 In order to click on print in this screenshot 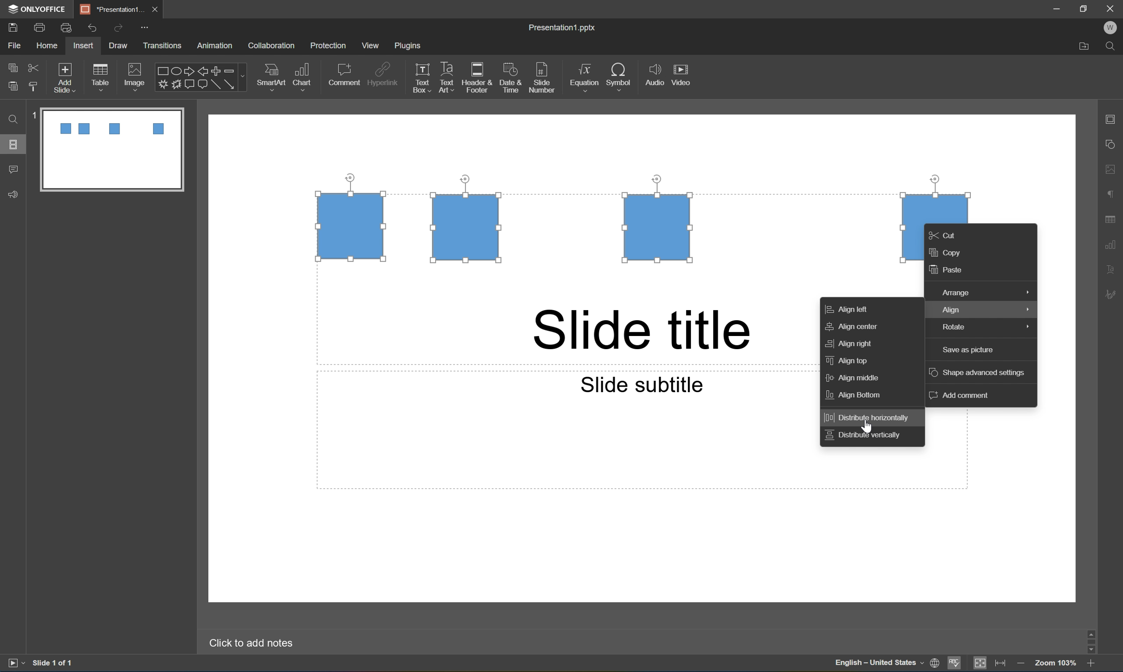, I will do `click(38, 26)`.